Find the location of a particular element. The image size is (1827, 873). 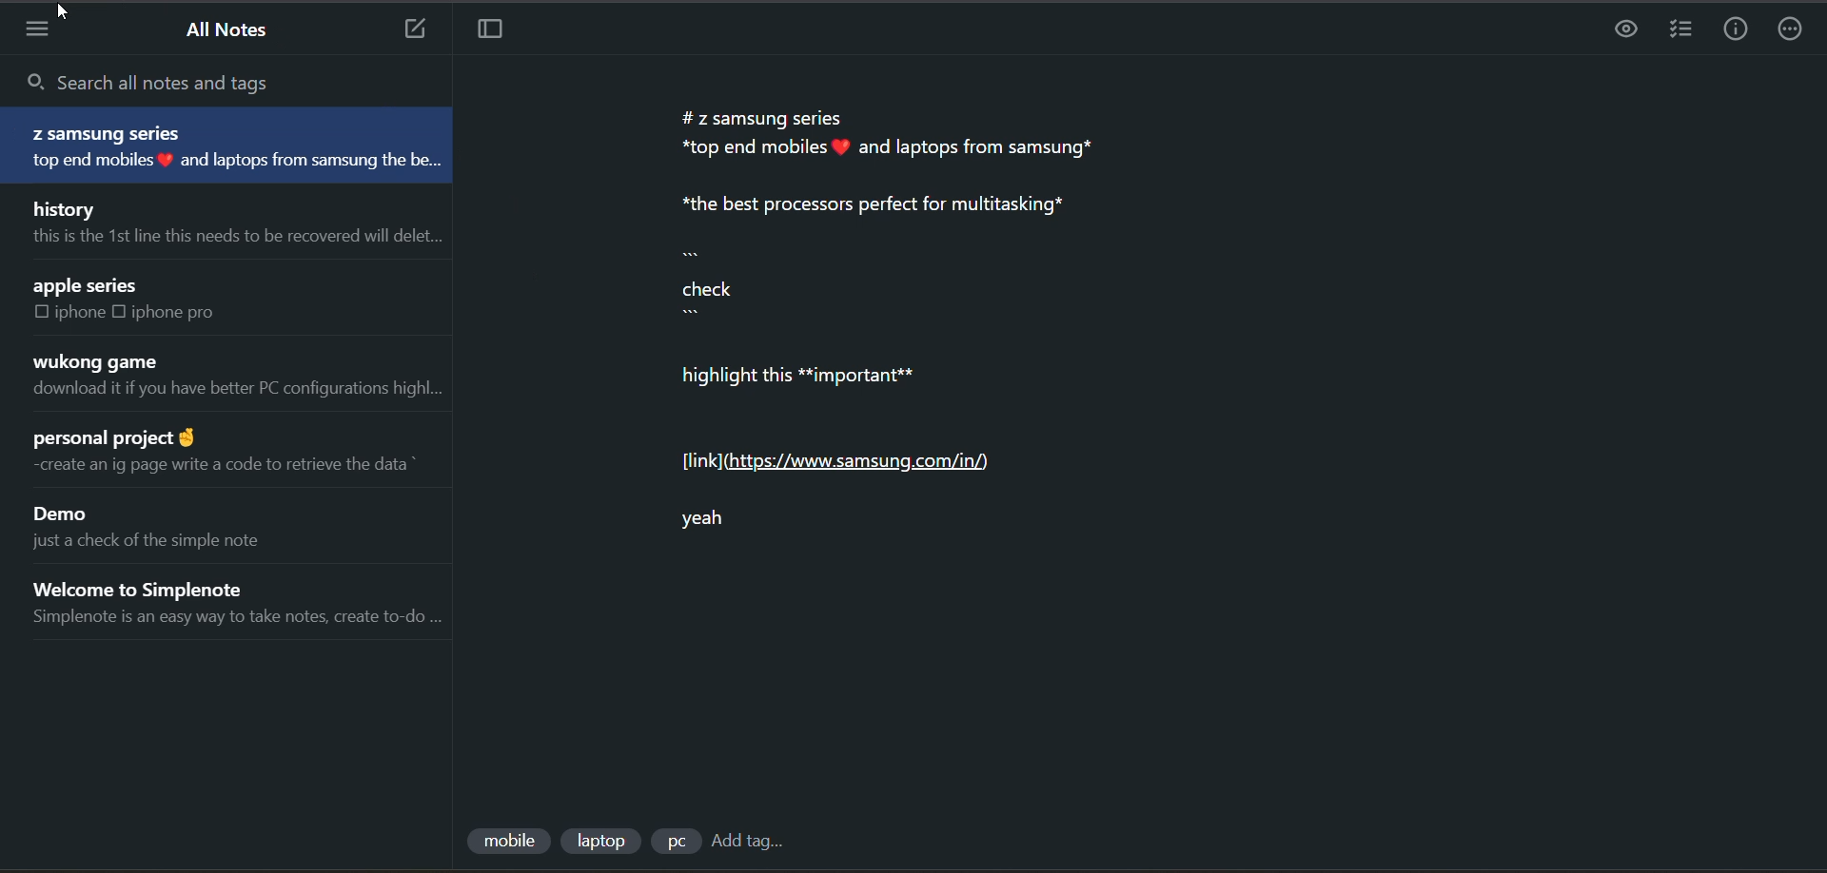

tag 2 is located at coordinates (602, 842).